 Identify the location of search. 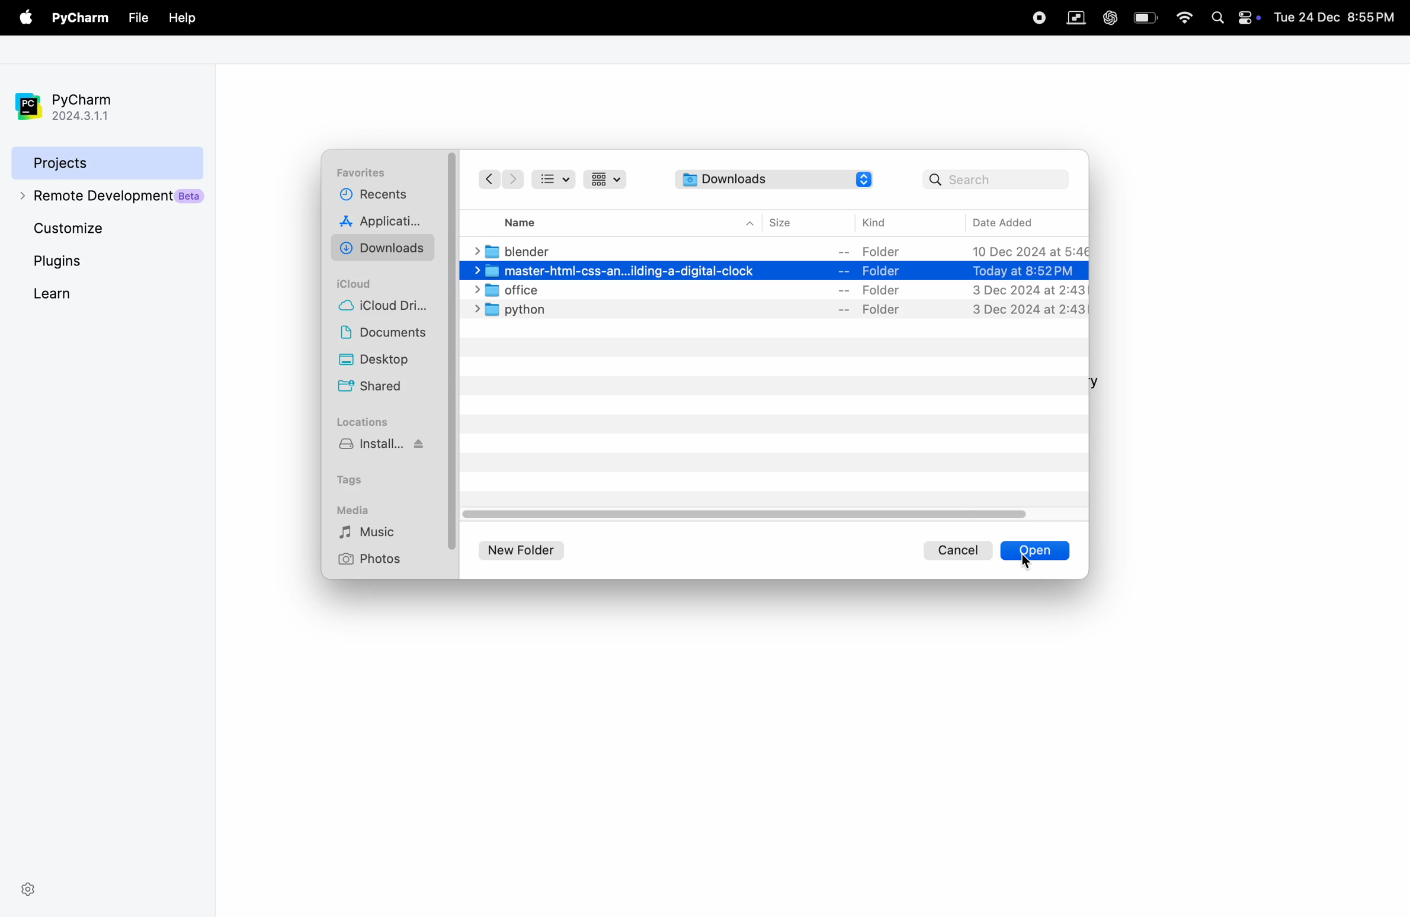
(996, 179).